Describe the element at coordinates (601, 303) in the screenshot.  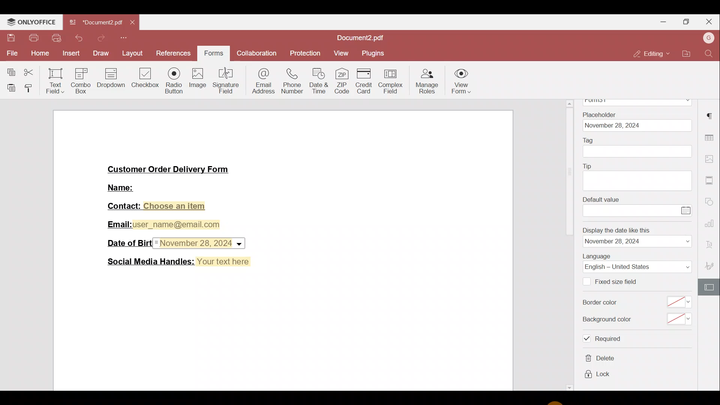
I see `Border color` at that location.